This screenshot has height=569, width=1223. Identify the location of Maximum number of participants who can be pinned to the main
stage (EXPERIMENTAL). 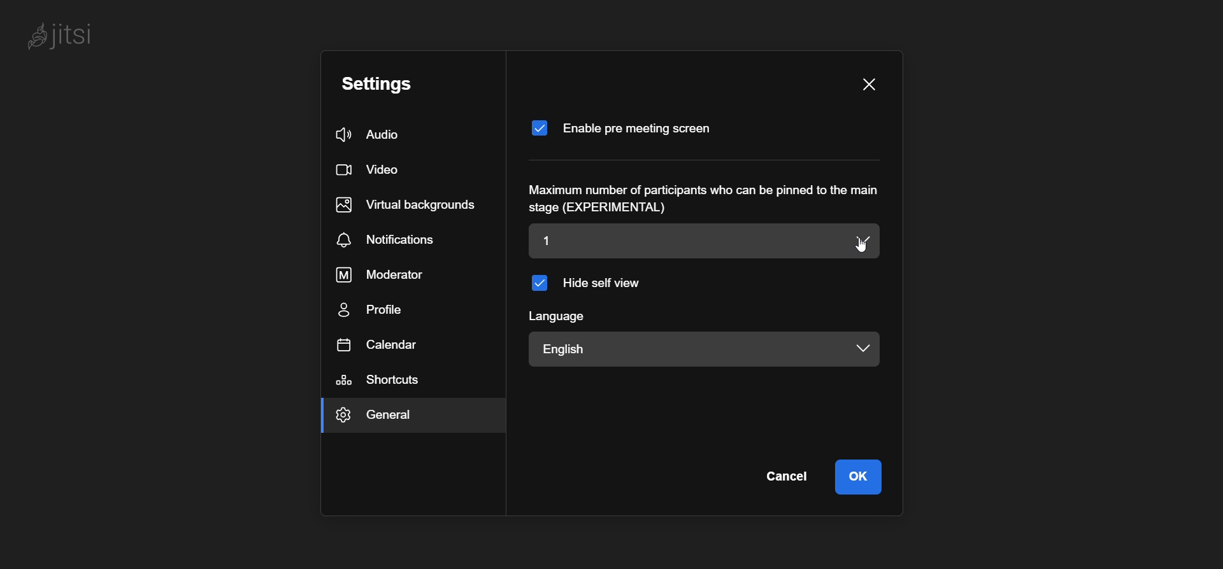
(710, 199).